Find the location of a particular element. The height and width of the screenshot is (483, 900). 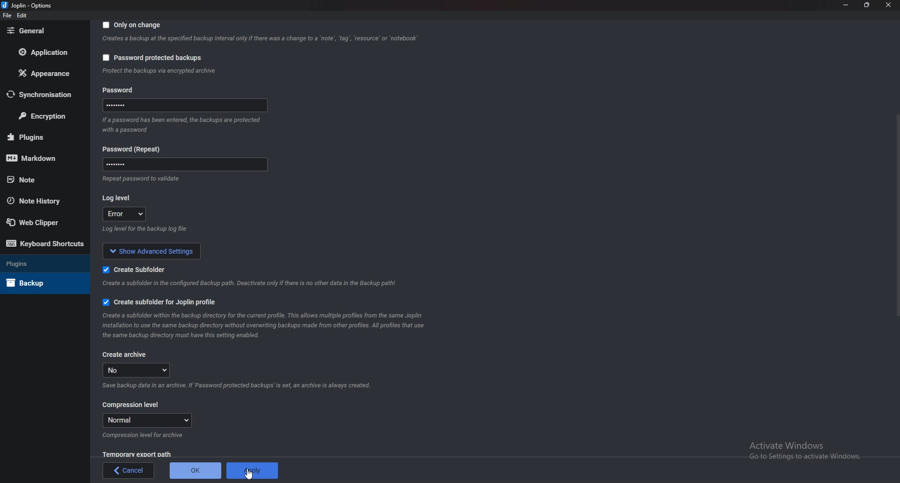

info is located at coordinates (159, 71).